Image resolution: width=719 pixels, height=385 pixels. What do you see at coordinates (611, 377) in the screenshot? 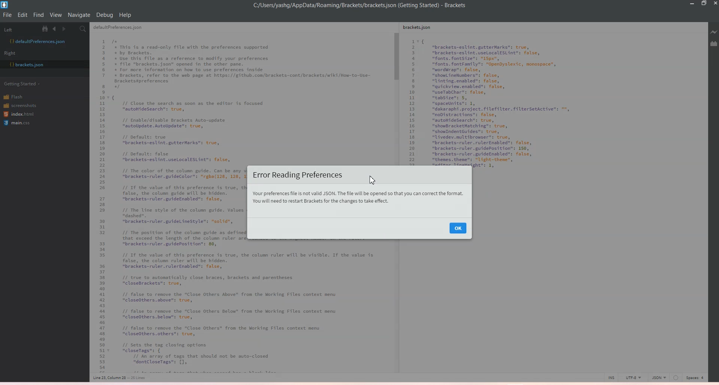
I see `INS` at bounding box center [611, 377].